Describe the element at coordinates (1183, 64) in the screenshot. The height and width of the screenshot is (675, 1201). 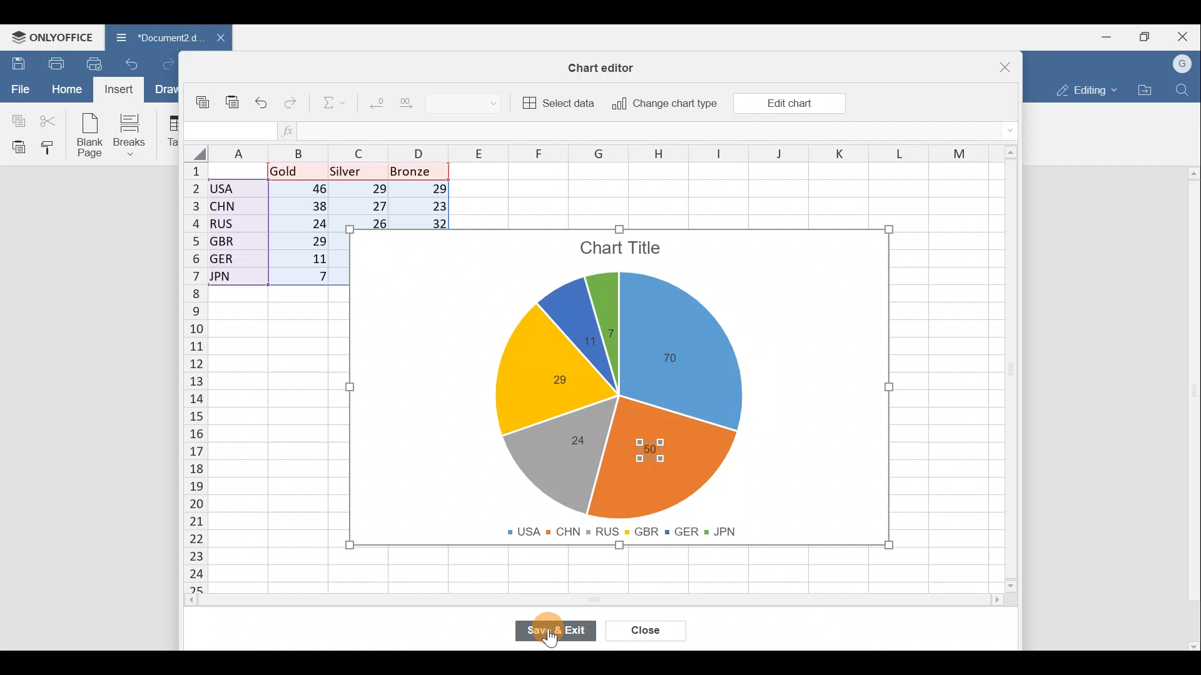
I see `Account name` at that location.